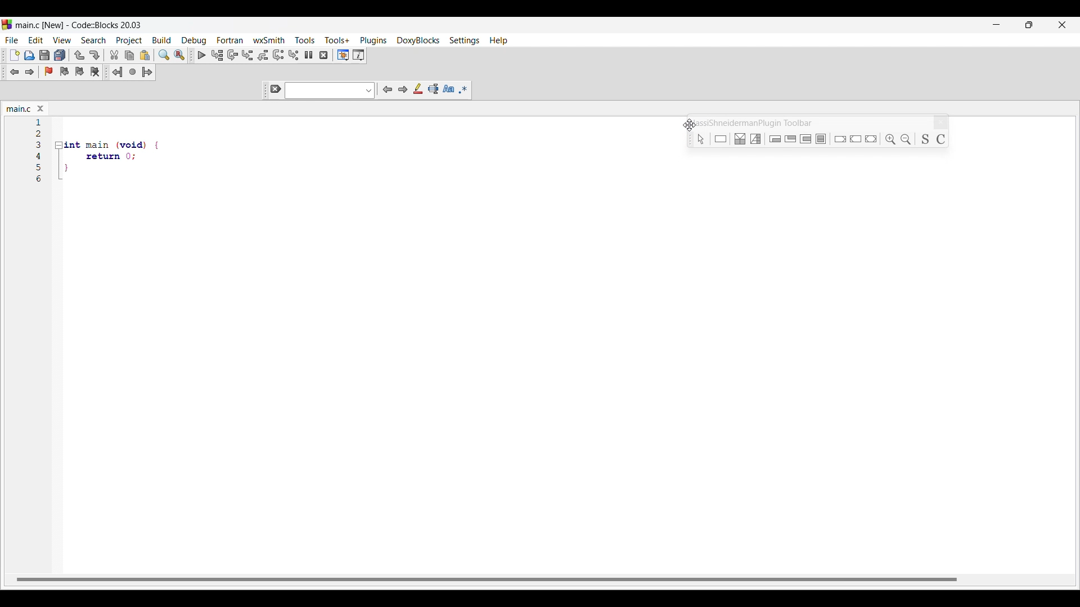  What do you see at coordinates (30, 72) in the screenshot?
I see `Toggle forward` at bounding box center [30, 72].